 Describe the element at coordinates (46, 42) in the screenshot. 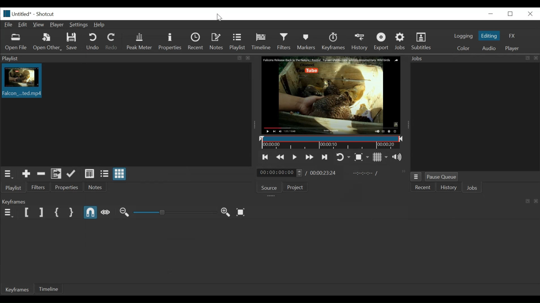

I see `Open Other` at that location.